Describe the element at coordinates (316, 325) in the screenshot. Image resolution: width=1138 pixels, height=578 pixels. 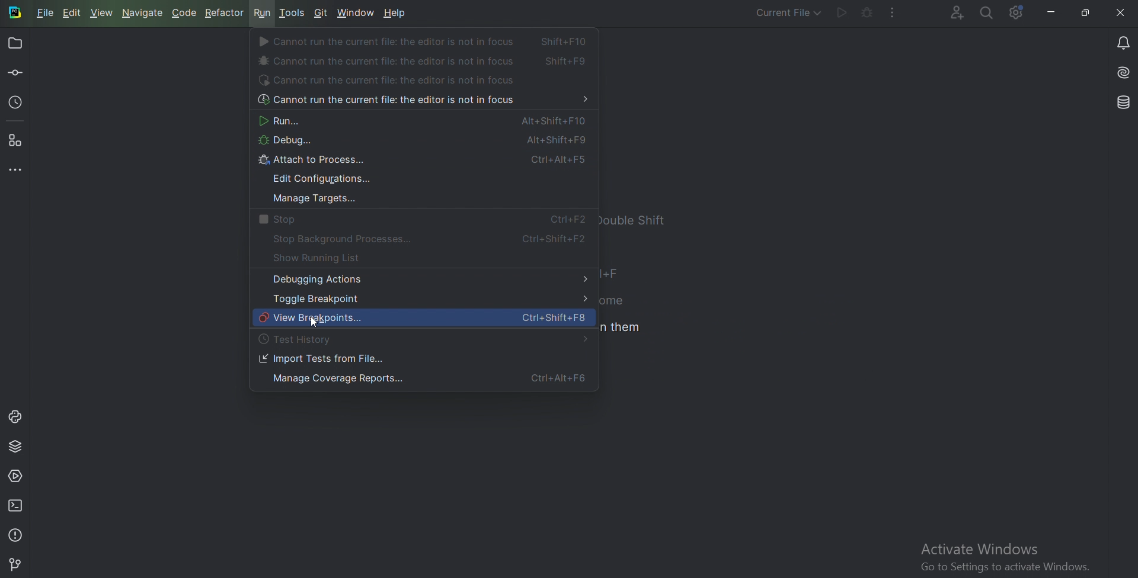
I see `Cursor` at that location.